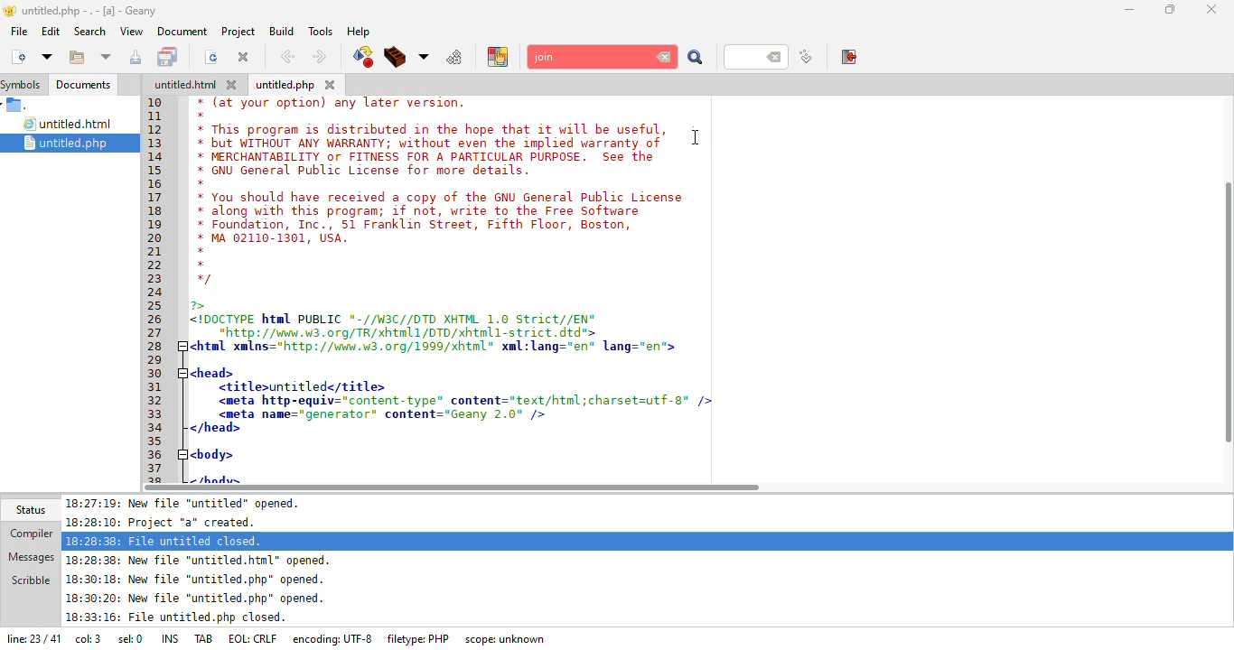  I want to click on join, so click(593, 57).